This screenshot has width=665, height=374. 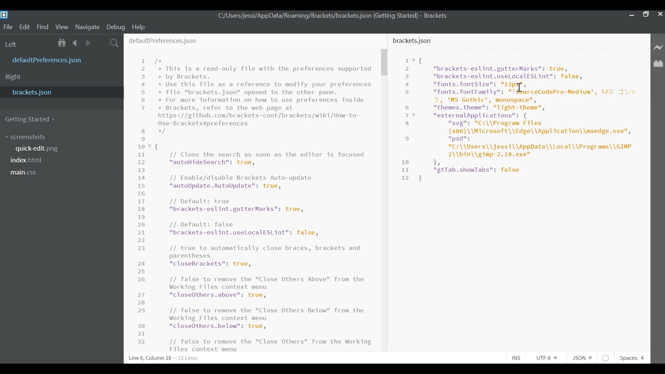 What do you see at coordinates (385, 63) in the screenshot?
I see `Vertical Scroll bar` at bounding box center [385, 63].